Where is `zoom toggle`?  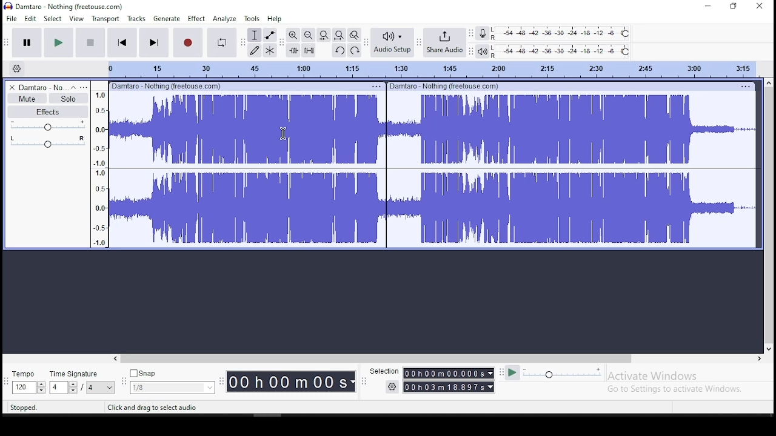 zoom toggle is located at coordinates (354, 35).